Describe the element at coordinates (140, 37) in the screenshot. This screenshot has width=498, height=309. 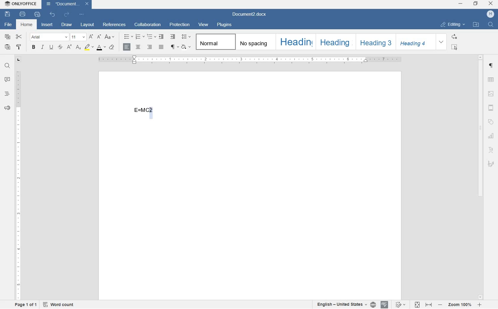
I see `numbering` at that location.